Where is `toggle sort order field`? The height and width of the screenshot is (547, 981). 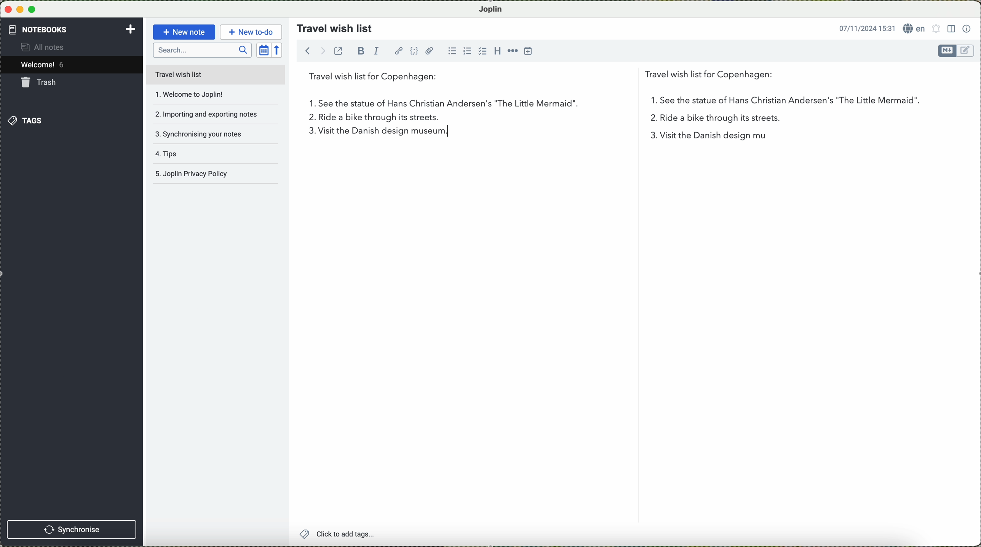
toggle sort order field is located at coordinates (263, 49).